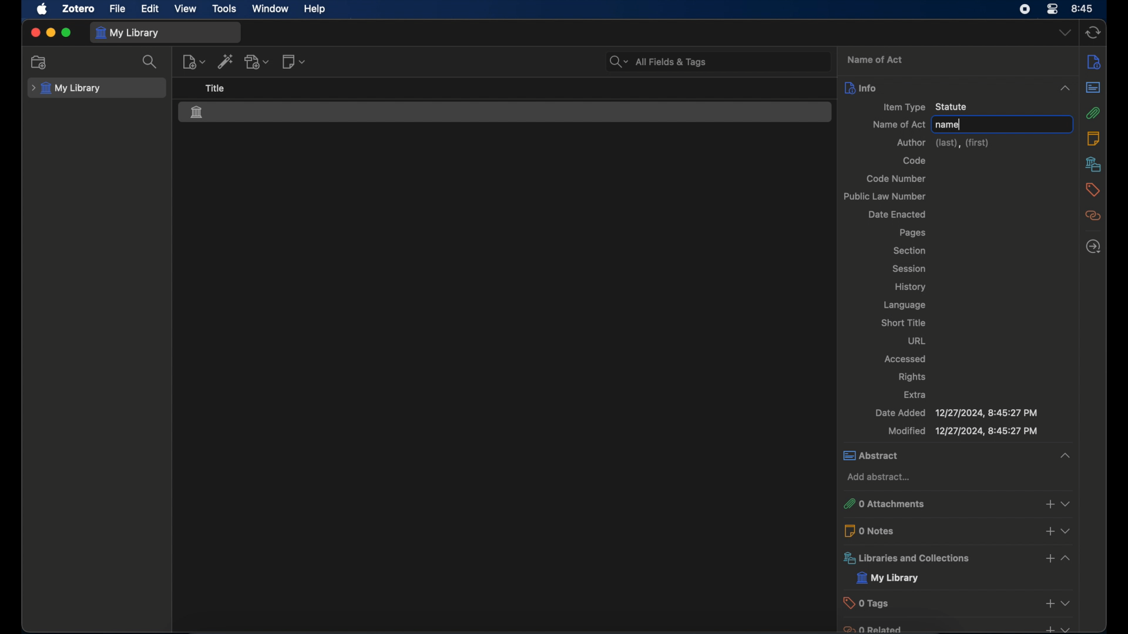 The image size is (1128, 634). Describe the element at coordinates (1083, 8) in the screenshot. I see `8.45` at that location.